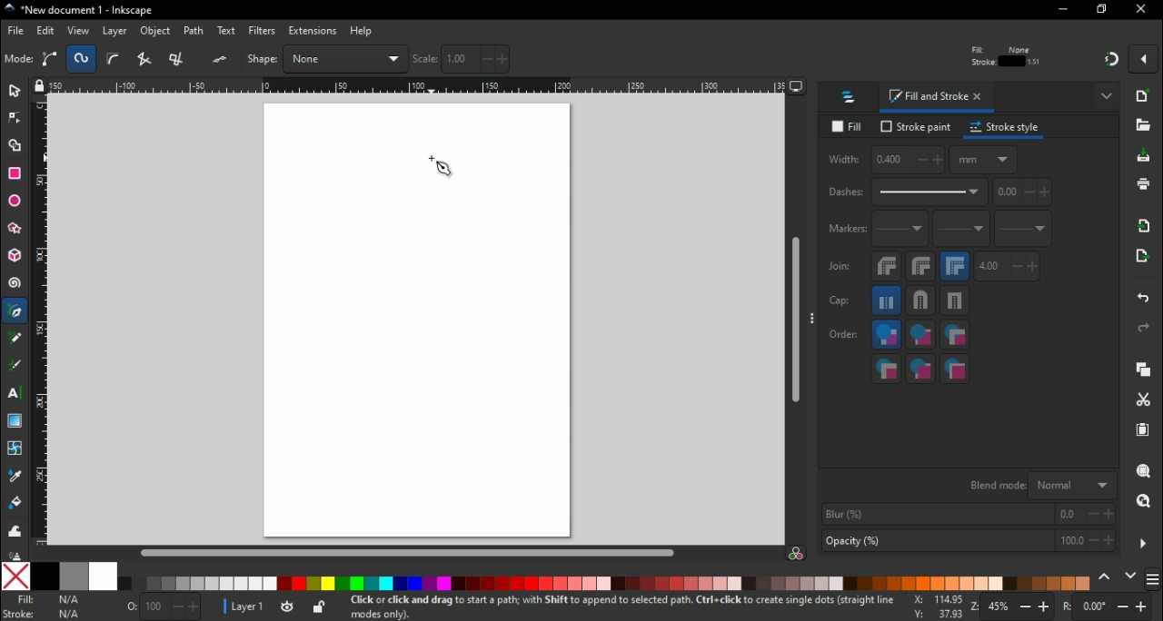 This screenshot has height=621, width=1163. What do you see at coordinates (851, 102) in the screenshot?
I see `layers and objects` at bounding box center [851, 102].